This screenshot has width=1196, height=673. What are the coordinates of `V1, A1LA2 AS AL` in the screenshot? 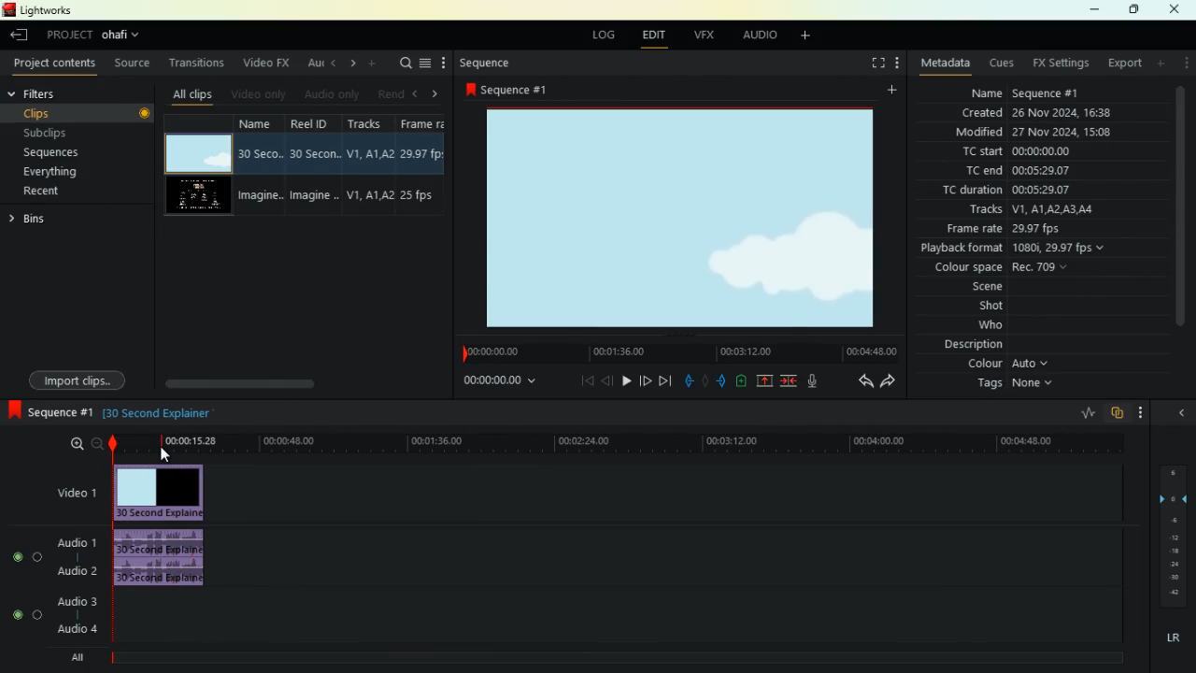 It's located at (1058, 208).